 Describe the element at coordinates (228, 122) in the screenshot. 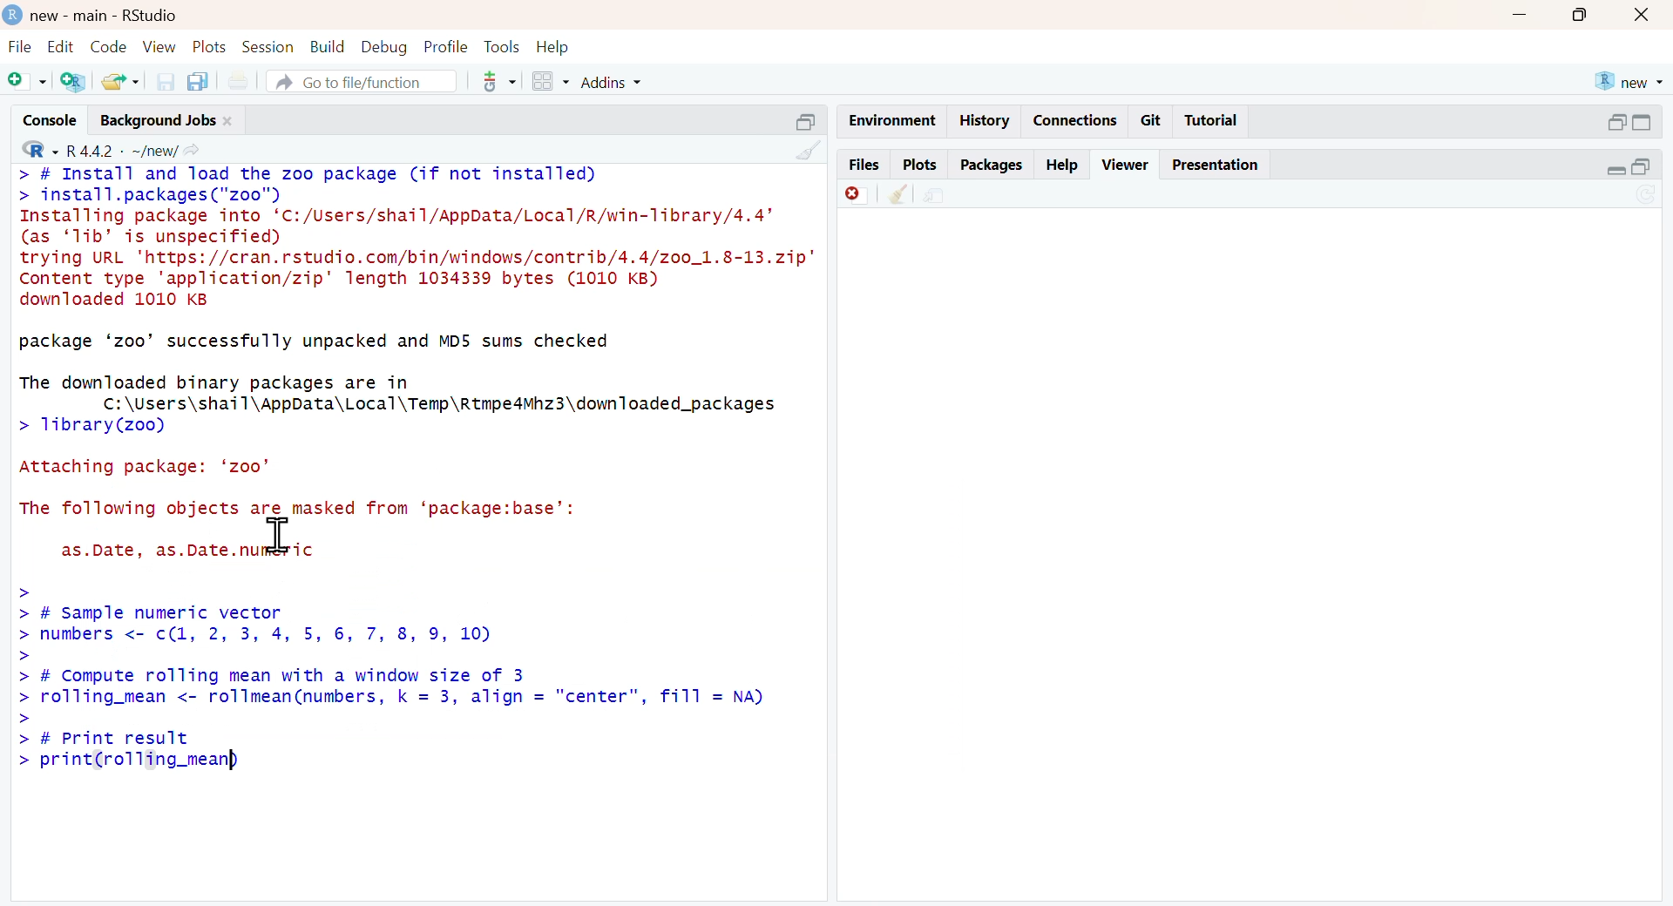

I see `close` at that location.